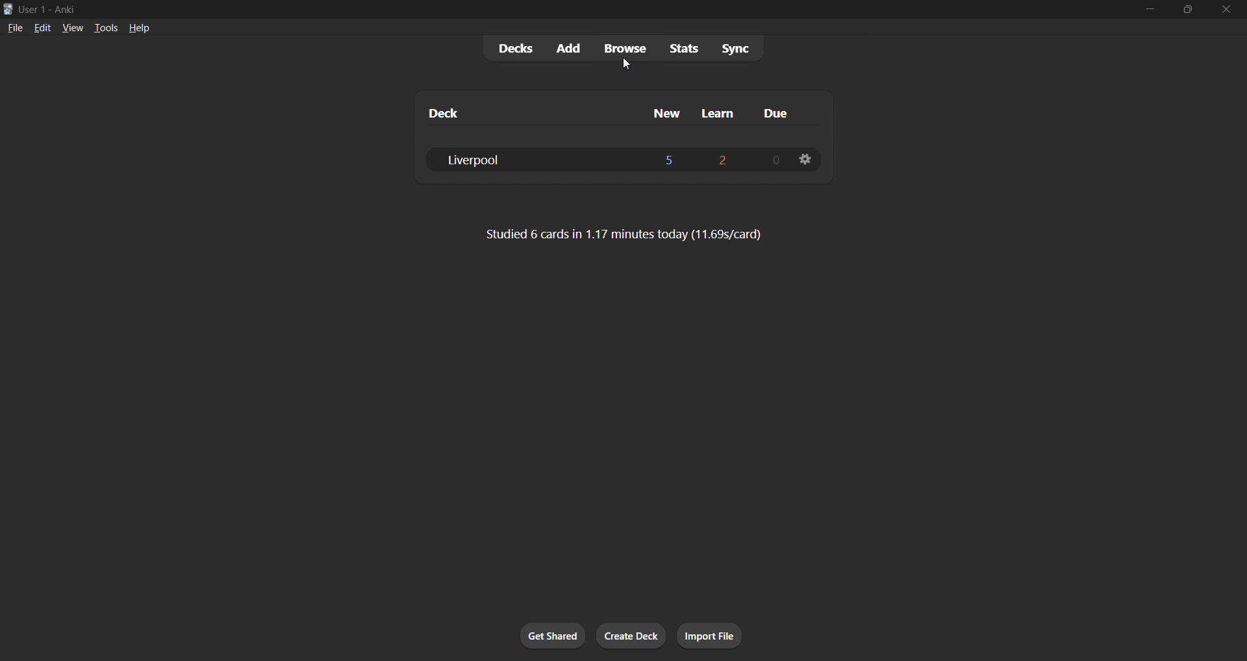 The height and width of the screenshot is (661, 1247). Describe the element at coordinates (635, 234) in the screenshot. I see `personal card stats` at that location.